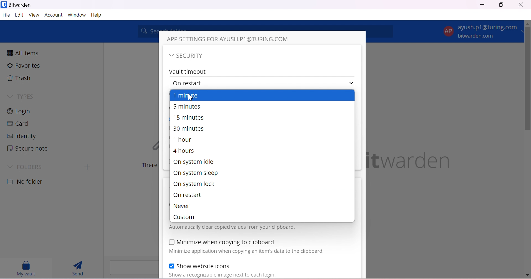  What do you see at coordinates (187, 196) in the screenshot?
I see `On restart` at bounding box center [187, 196].